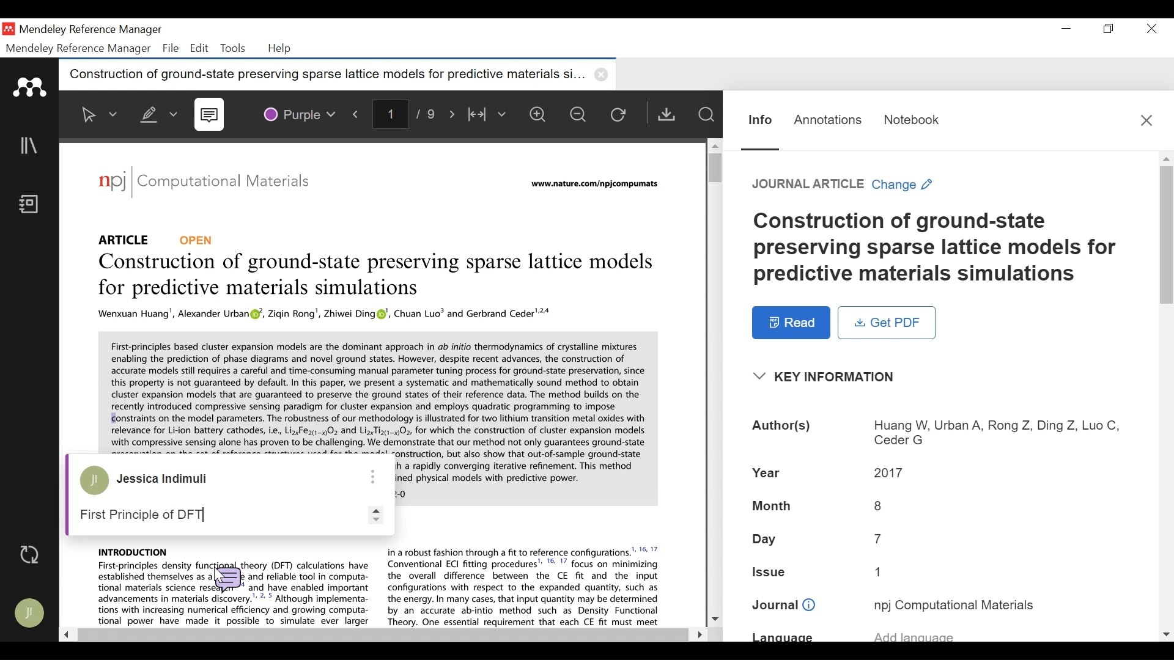  I want to click on Cursor, so click(215, 568).